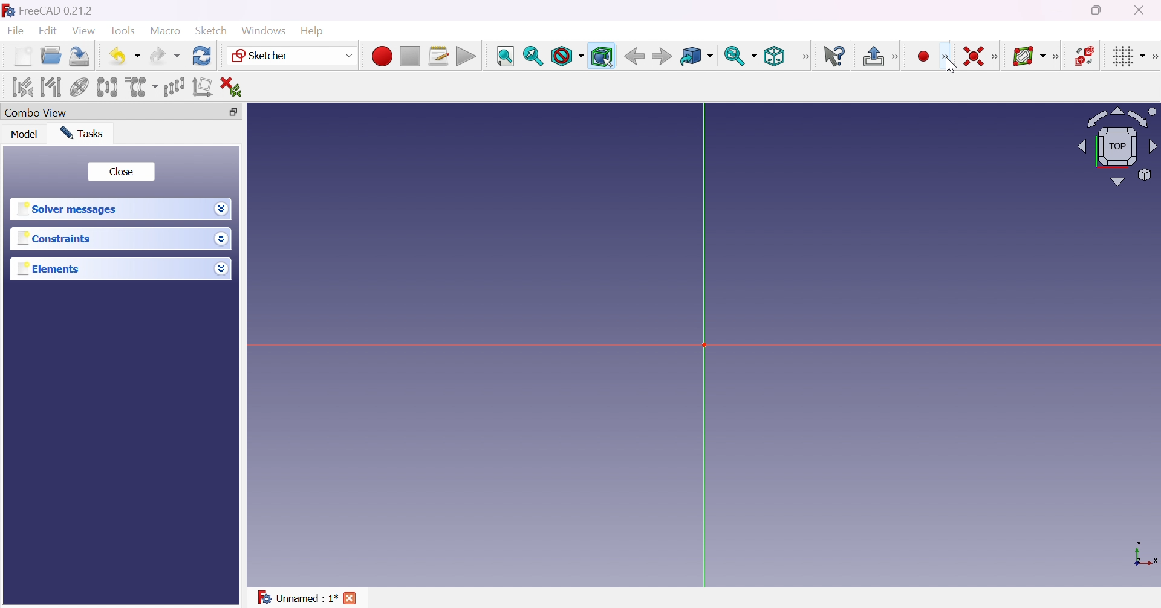 The image size is (1161, 608). I want to click on [Sketcher edit tools], so click(1154, 57).